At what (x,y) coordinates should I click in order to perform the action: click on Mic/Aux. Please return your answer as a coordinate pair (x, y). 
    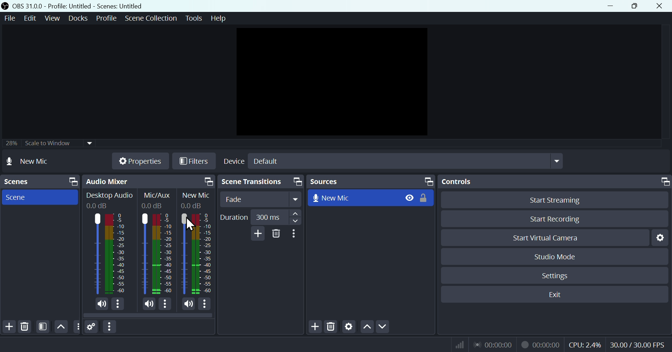
    Looking at the image, I should click on (163, 253).